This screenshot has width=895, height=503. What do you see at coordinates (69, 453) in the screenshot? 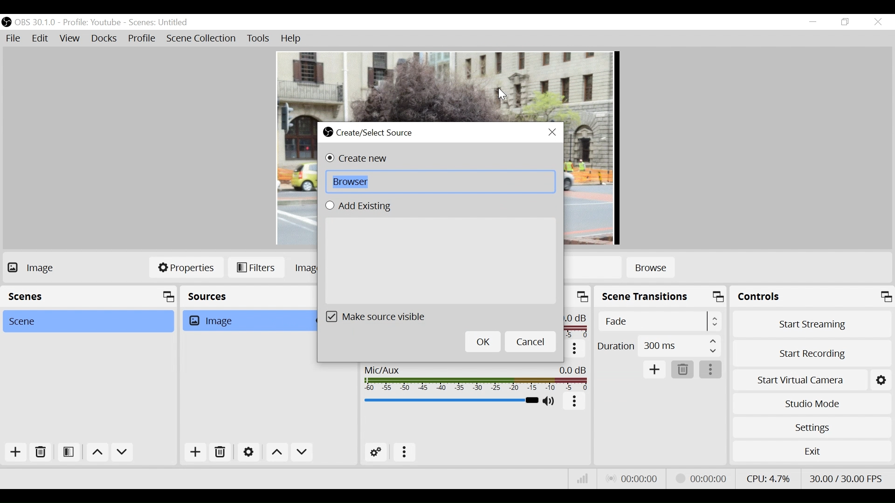
I see `Open Scene Filter` at bounding box center [69, 453].